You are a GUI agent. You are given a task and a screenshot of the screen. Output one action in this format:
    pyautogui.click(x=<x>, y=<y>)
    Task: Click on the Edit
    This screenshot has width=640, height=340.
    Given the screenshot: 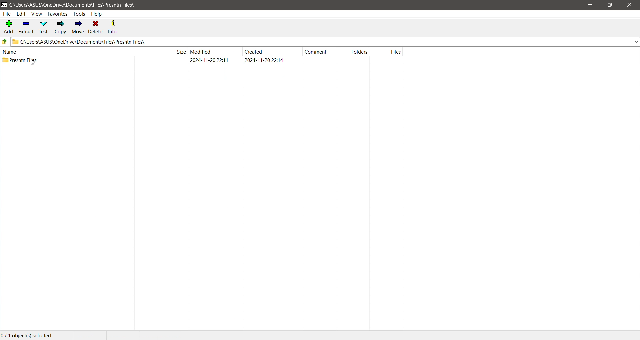 What is the action you would take?
    pyautogui.click(x=21, y=14)
    